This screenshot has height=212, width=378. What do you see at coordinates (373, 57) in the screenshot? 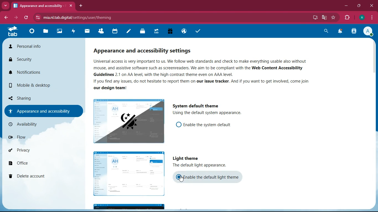
I see `scroll` at bounding box center [373, 57].